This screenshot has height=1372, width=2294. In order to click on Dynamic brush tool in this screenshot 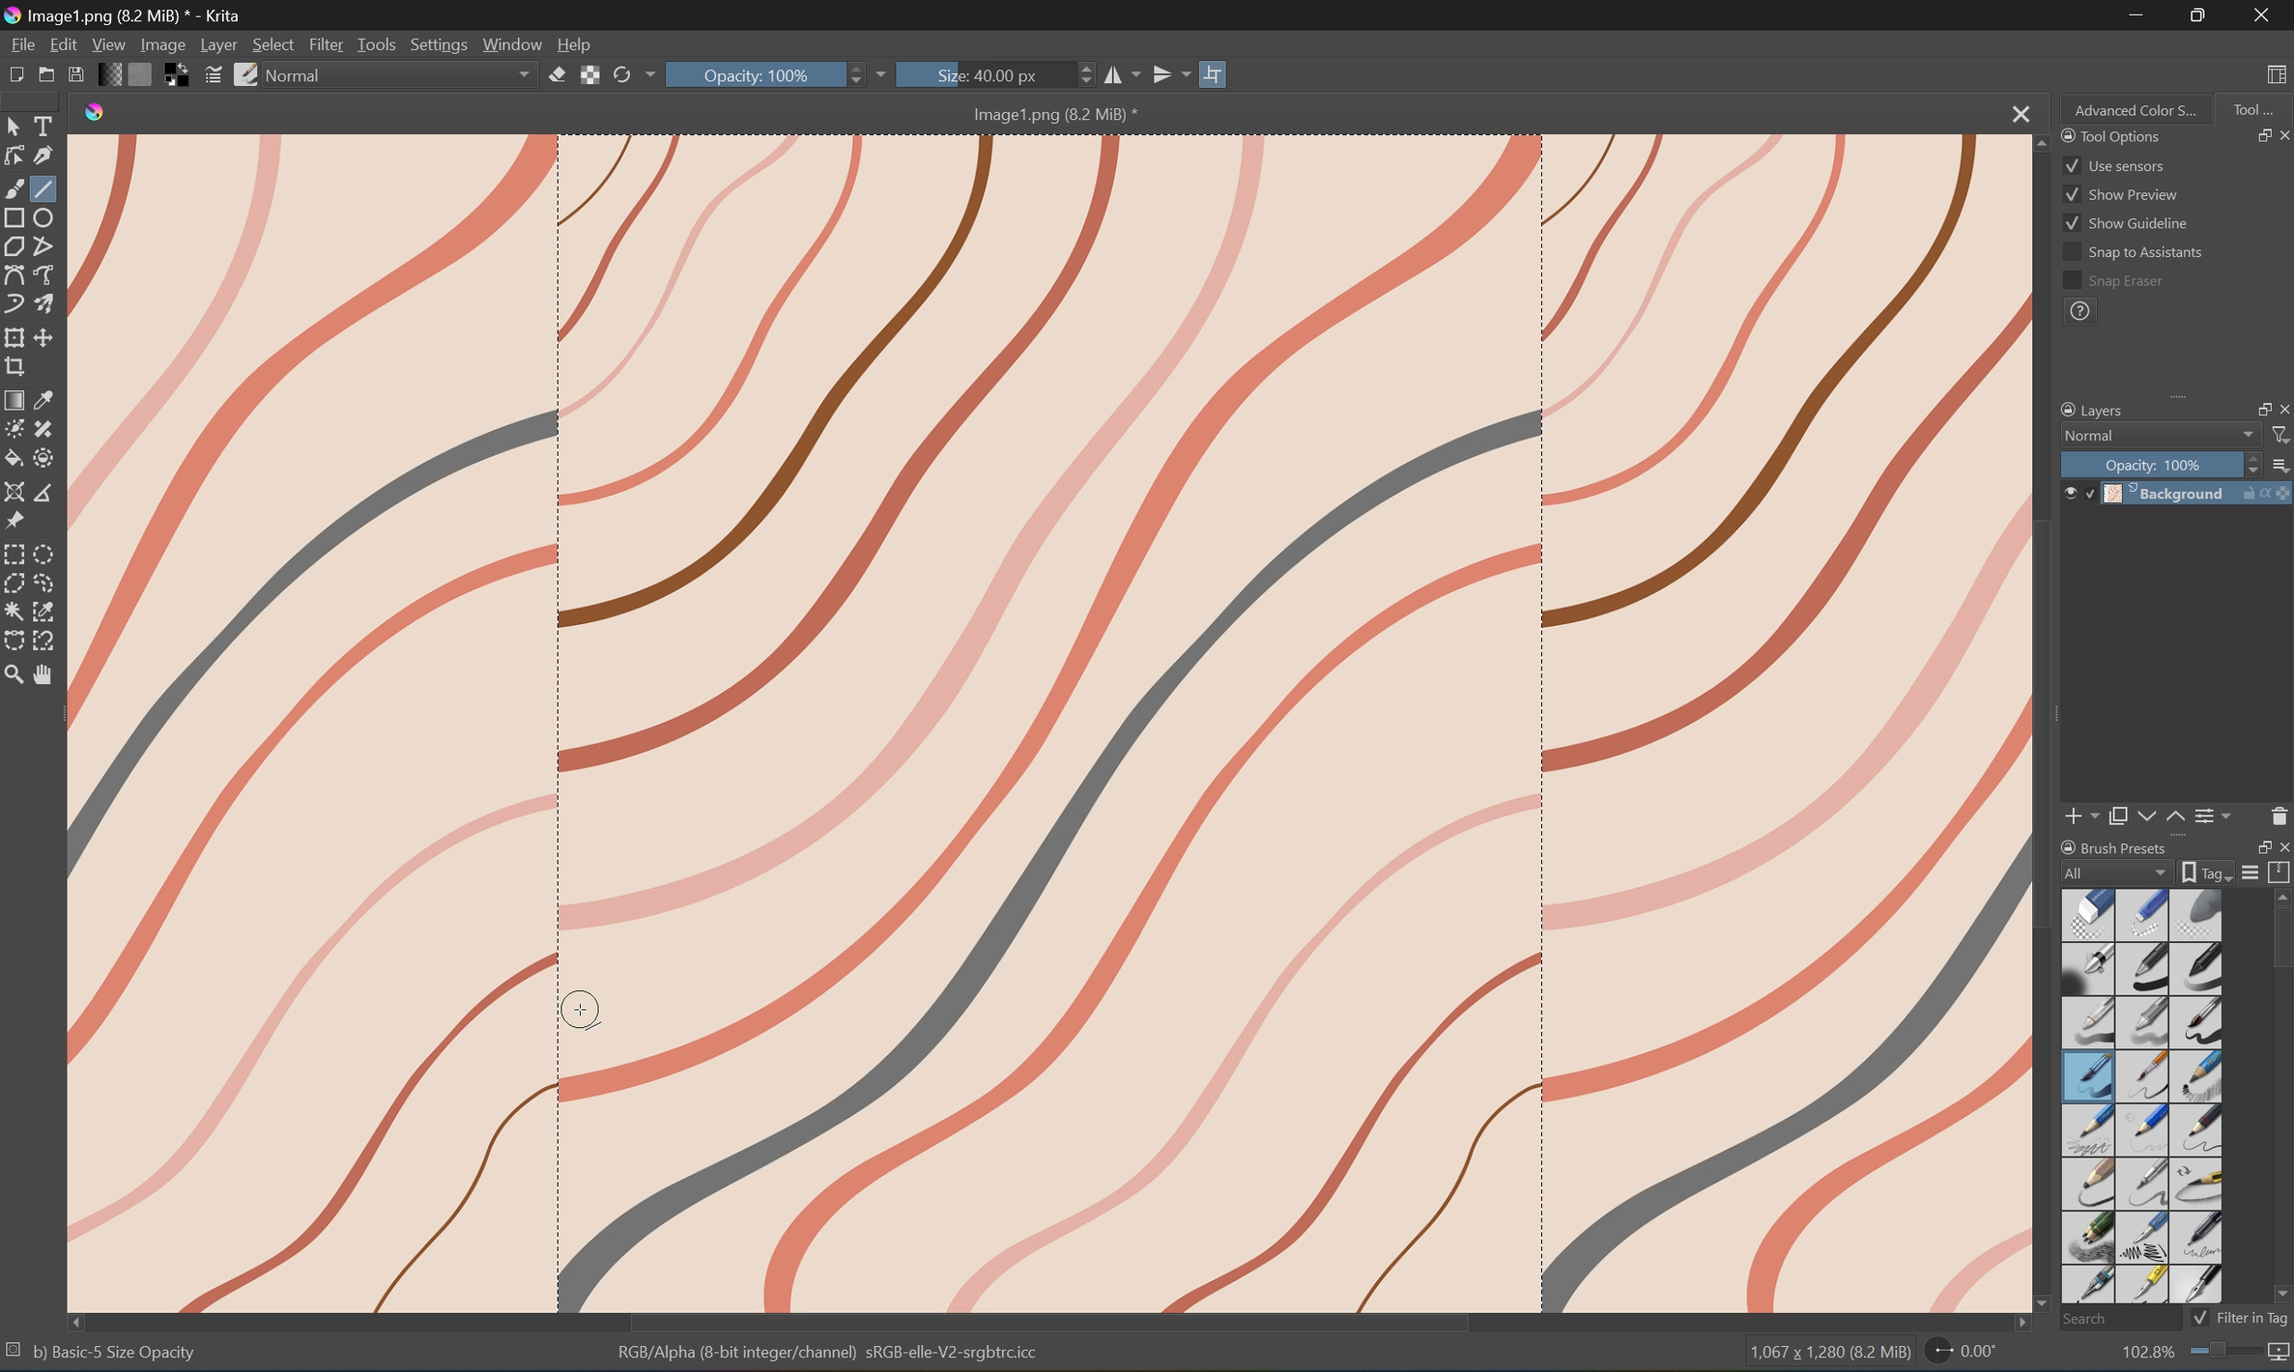, I will do `click(15, 304)`.